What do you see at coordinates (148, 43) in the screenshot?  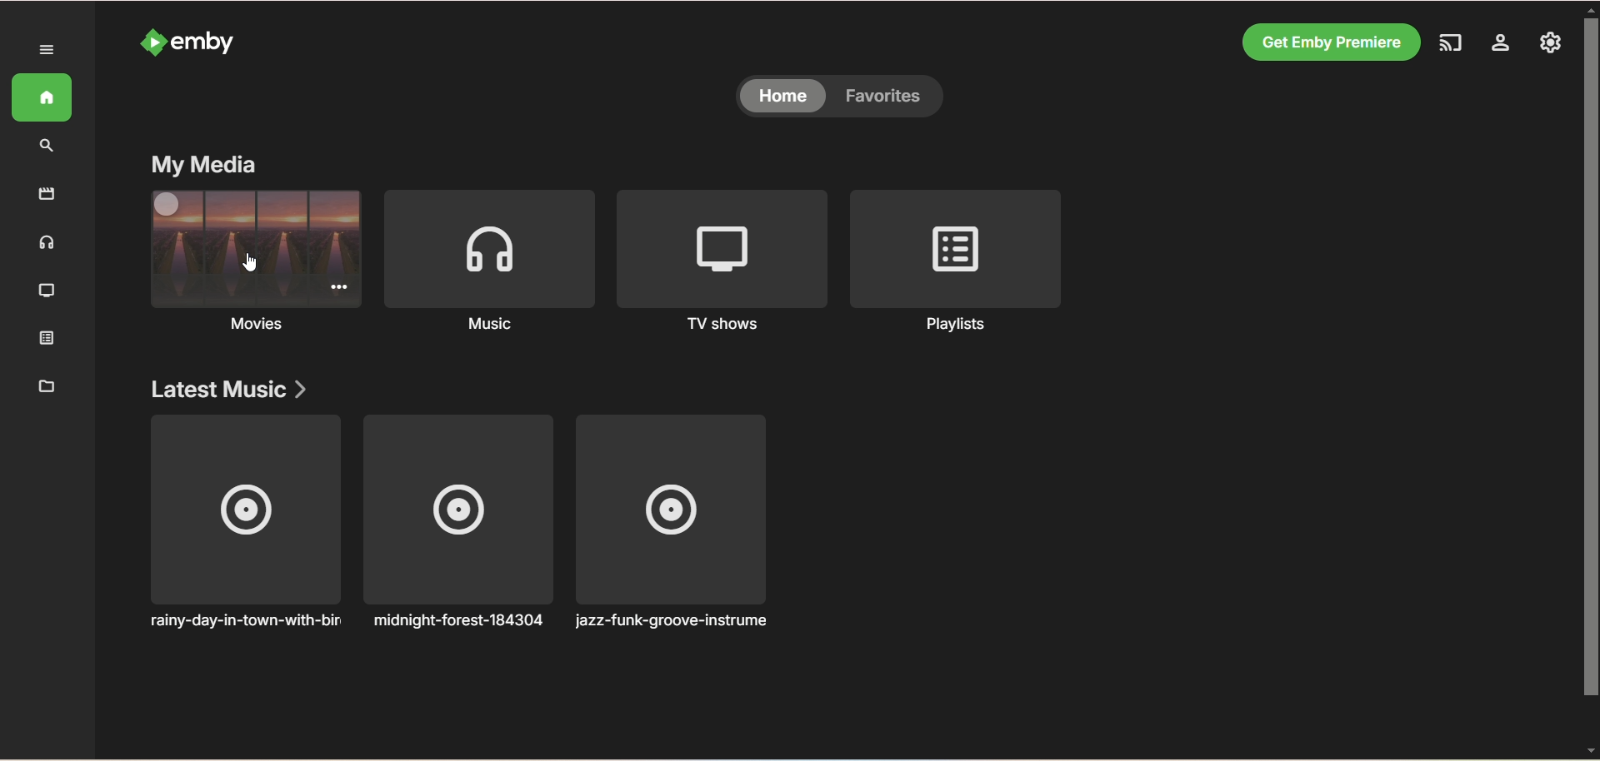 I see `emby logo` at bounding box center [148, 43].